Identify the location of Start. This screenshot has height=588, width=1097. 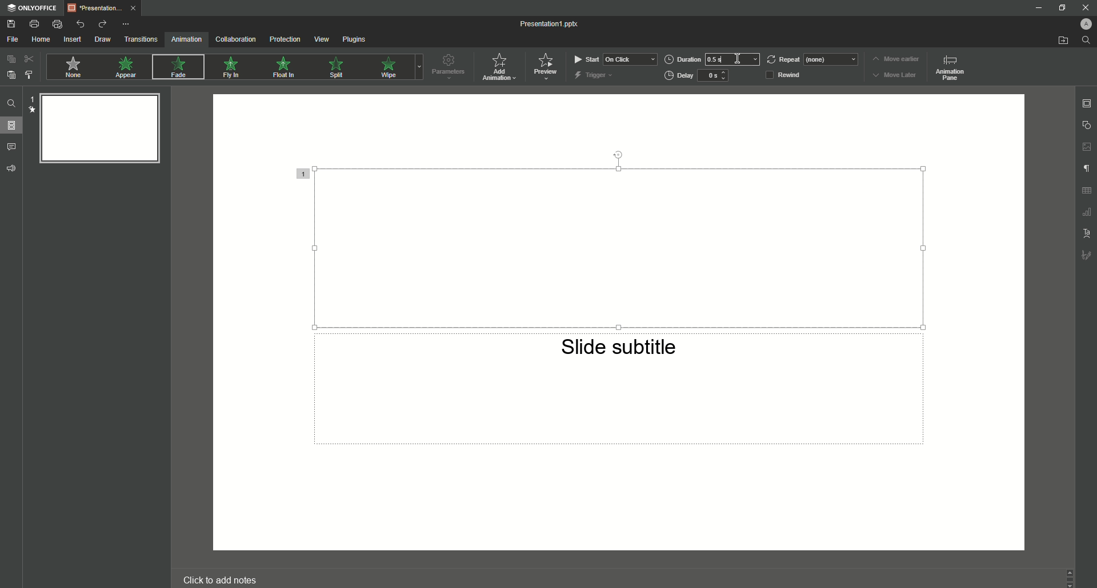
(613, 59).